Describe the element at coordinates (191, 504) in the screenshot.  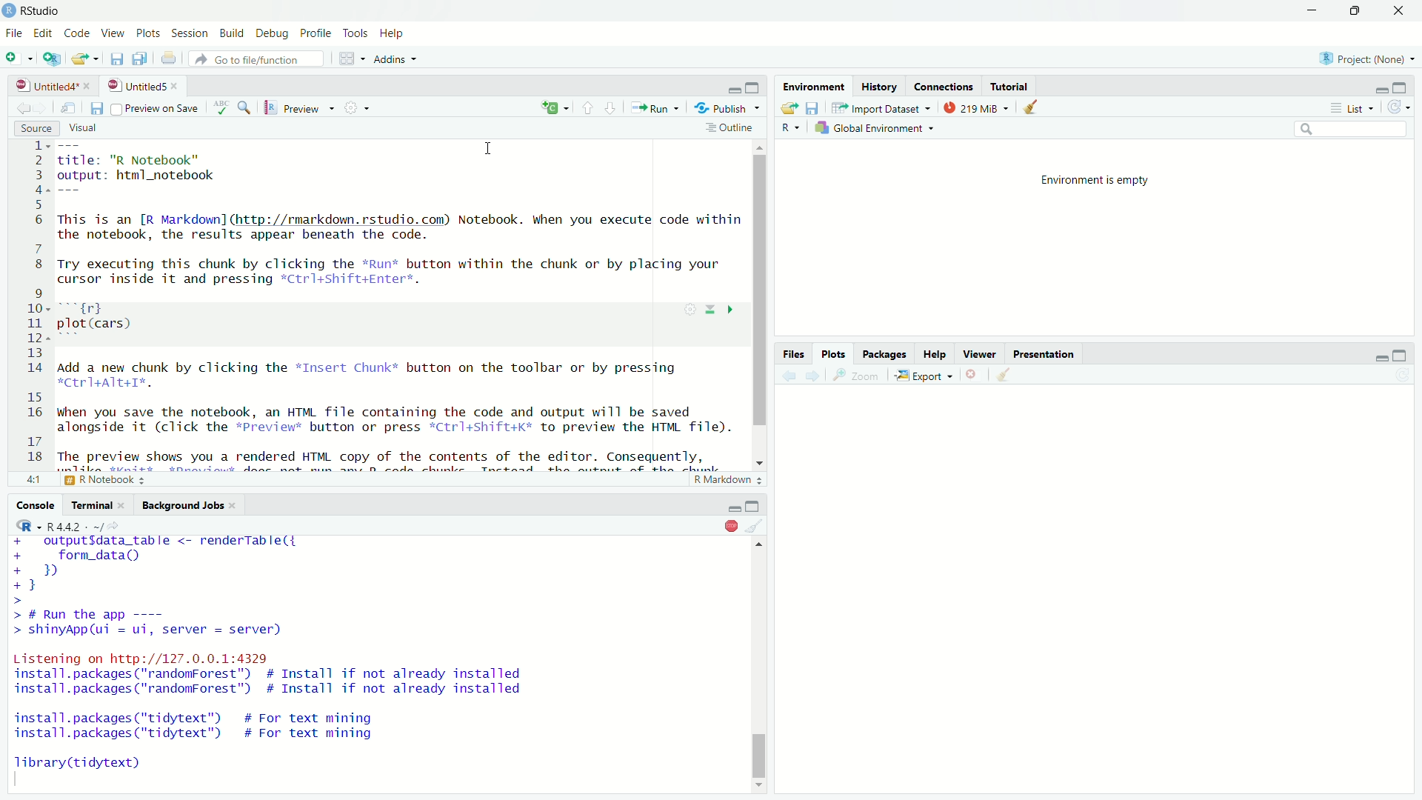
I see `background jobs` at that location.